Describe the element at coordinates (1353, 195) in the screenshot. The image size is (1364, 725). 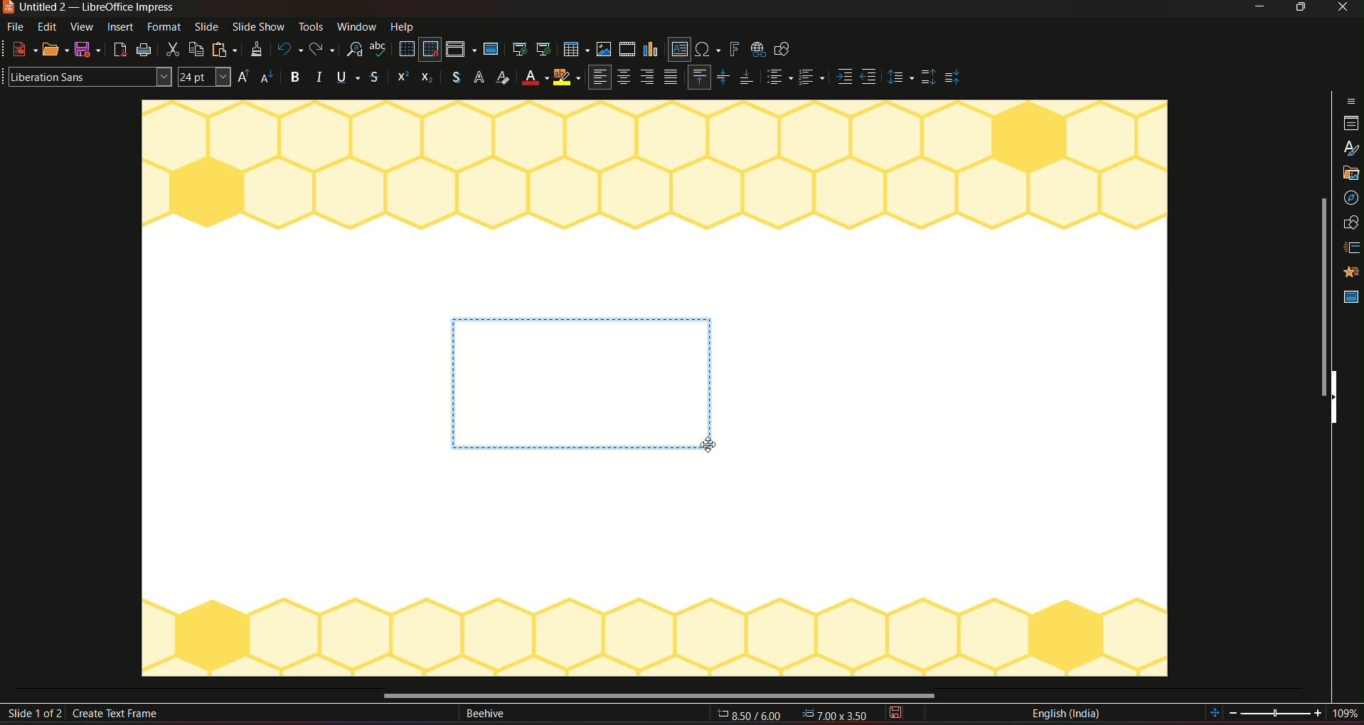
I see `shapes` at that location.